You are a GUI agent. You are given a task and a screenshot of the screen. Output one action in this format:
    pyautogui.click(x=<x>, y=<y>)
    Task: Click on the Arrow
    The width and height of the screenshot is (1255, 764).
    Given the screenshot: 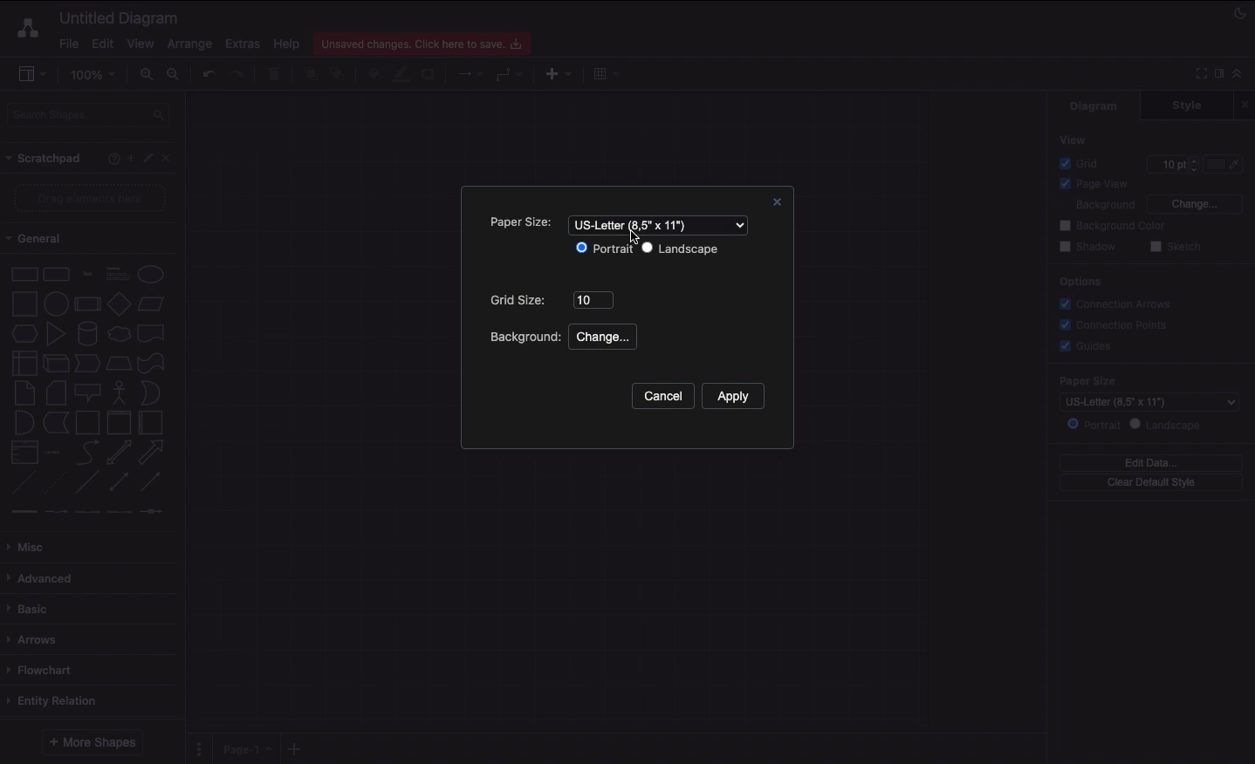 What is the action you would take?
    pyautogui.click(x=152, y=453)
    